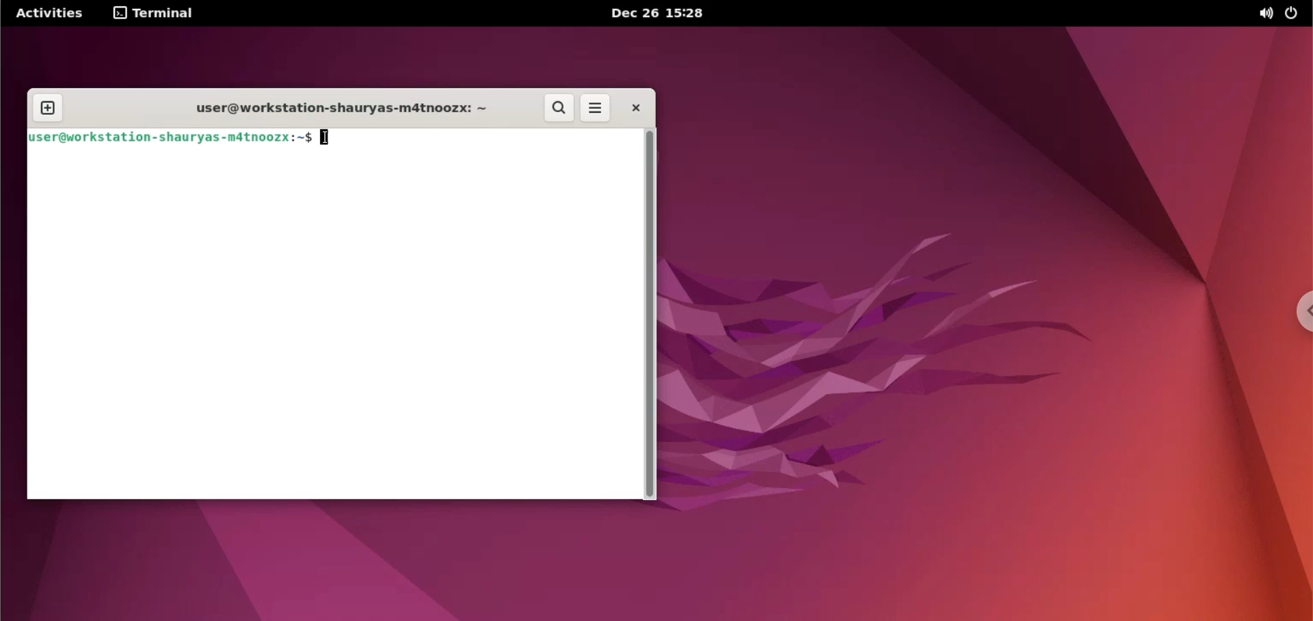  I want to click on search, so click(560, 108).